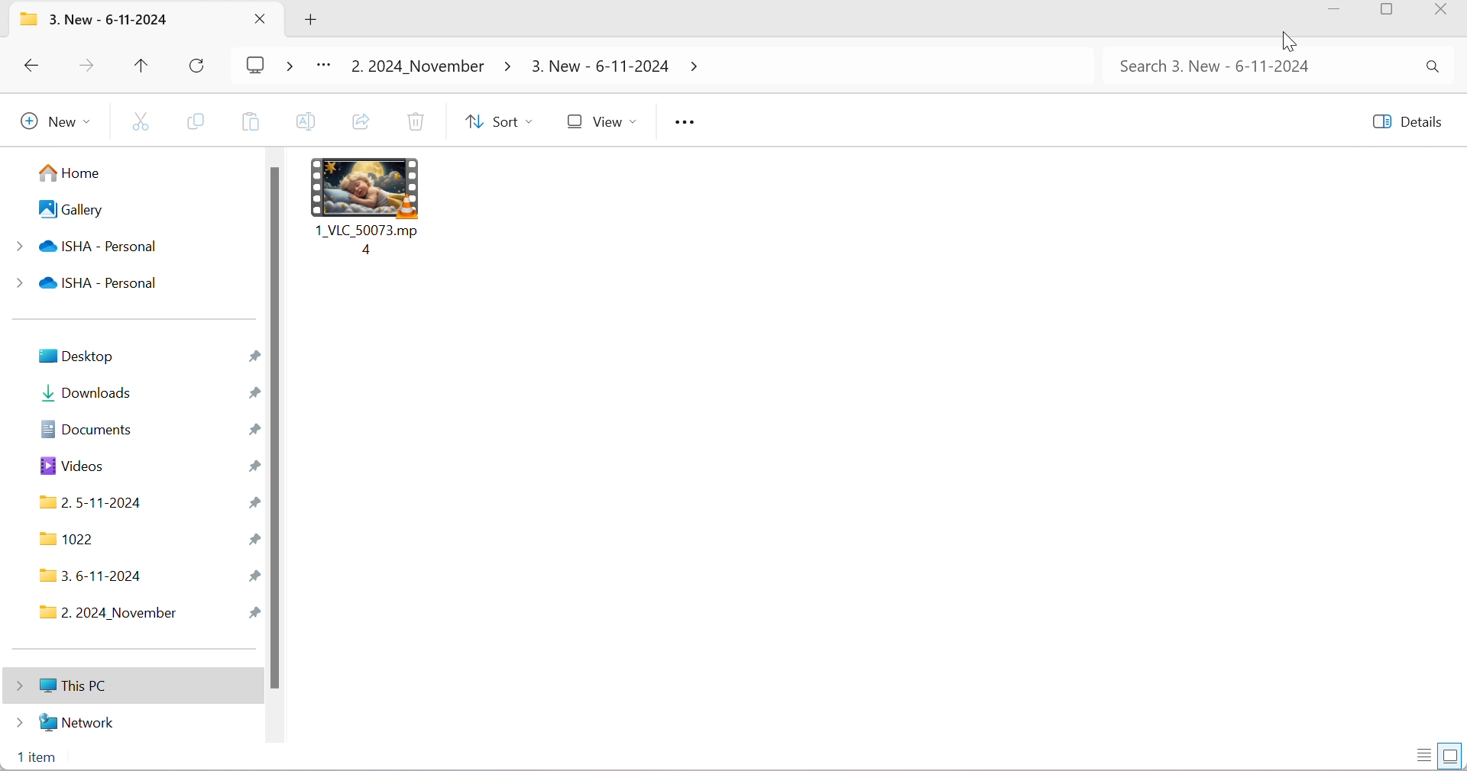  I want to click on Share, so click(361, 121).